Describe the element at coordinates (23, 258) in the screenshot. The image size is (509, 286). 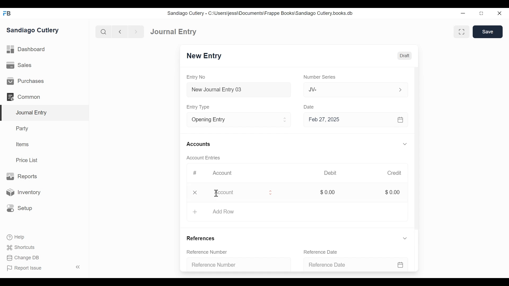
I see `Change DB` at that location.